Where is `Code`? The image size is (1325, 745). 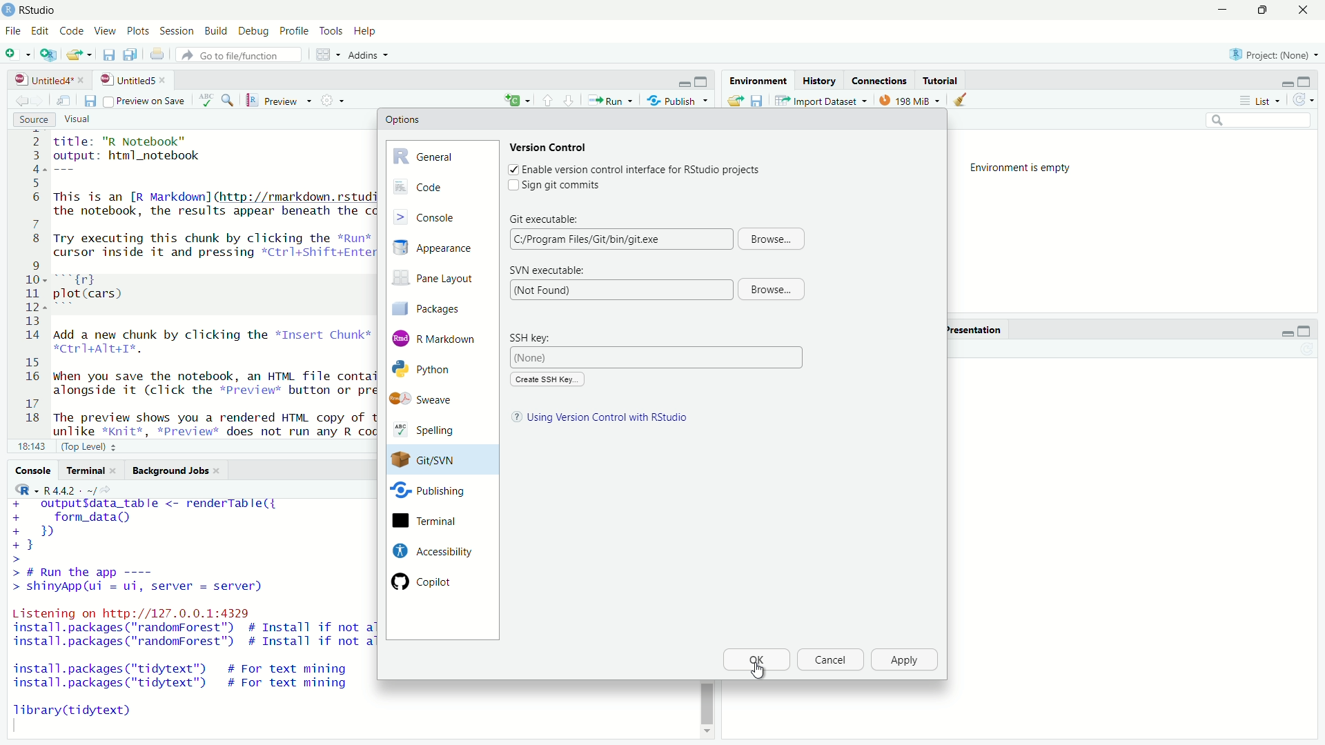 Code is located at coordinates (70, 32).